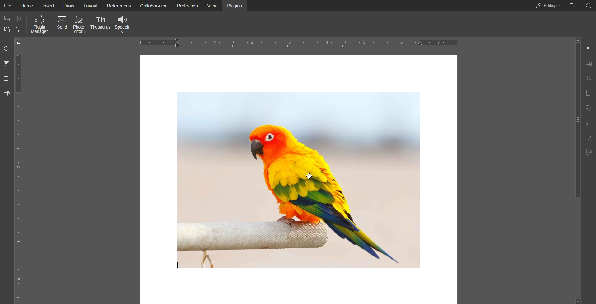 The image size is (596, 304). What do you see at coordinates (588, 79) in the screenshot?
I see `Image Settings` at bounding box center [588, 79].